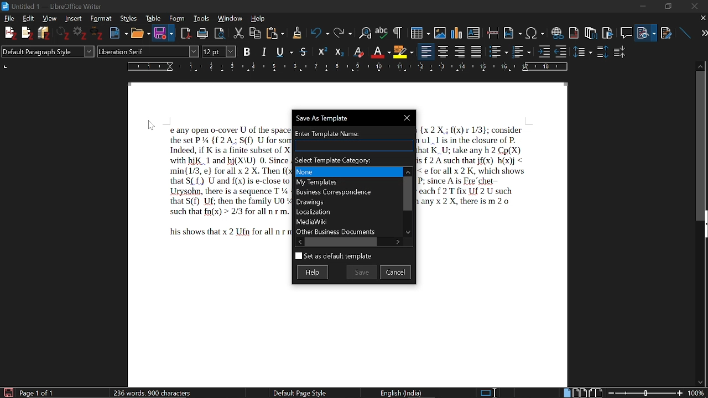 The width and height of the screenshot is (708, 398). I want to click on View, so click(48, 18).